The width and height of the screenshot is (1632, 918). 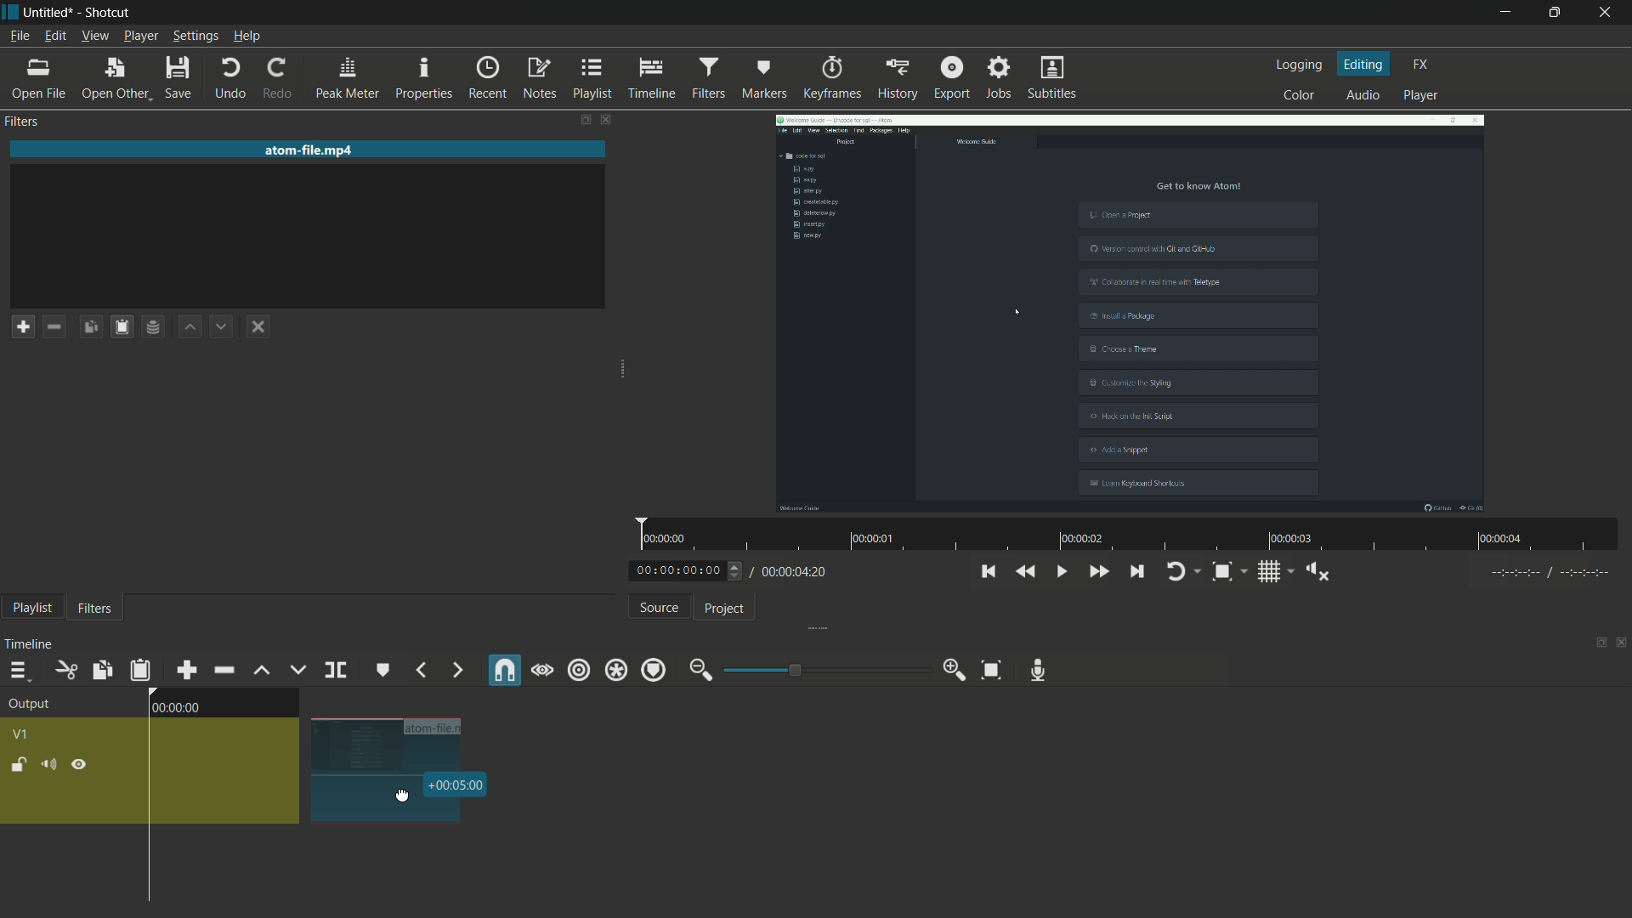 I want to click on quickly play forward, so click(x=1098, y=569).